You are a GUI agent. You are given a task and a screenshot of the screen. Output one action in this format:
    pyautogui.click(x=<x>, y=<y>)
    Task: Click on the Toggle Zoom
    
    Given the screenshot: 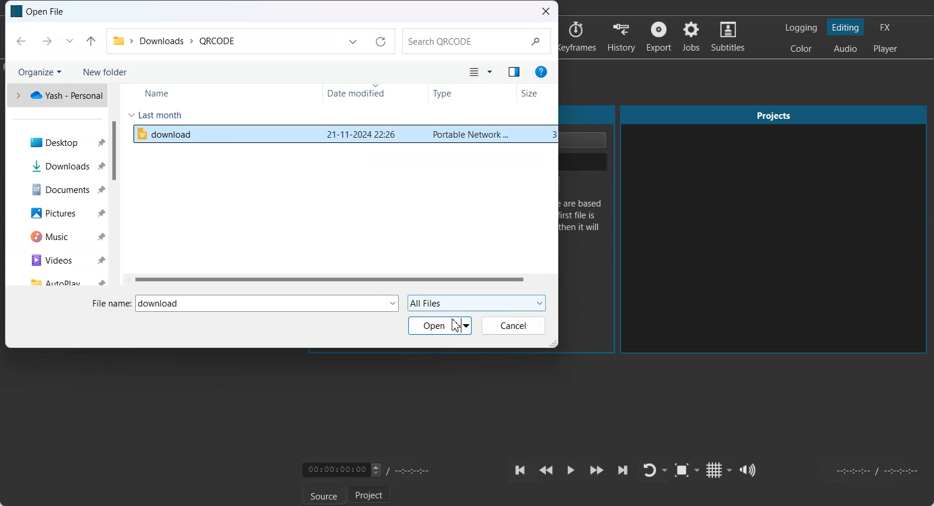 What is the action you would take?
    pyautogui.click(x=683, y=471)
    